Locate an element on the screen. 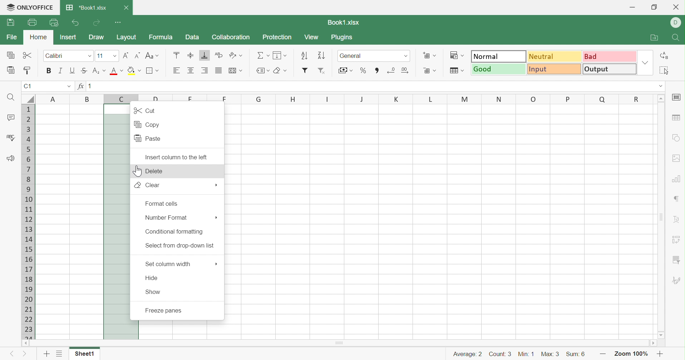 The image size is (685, 360). Minimize is located at coordinates (631, 7).